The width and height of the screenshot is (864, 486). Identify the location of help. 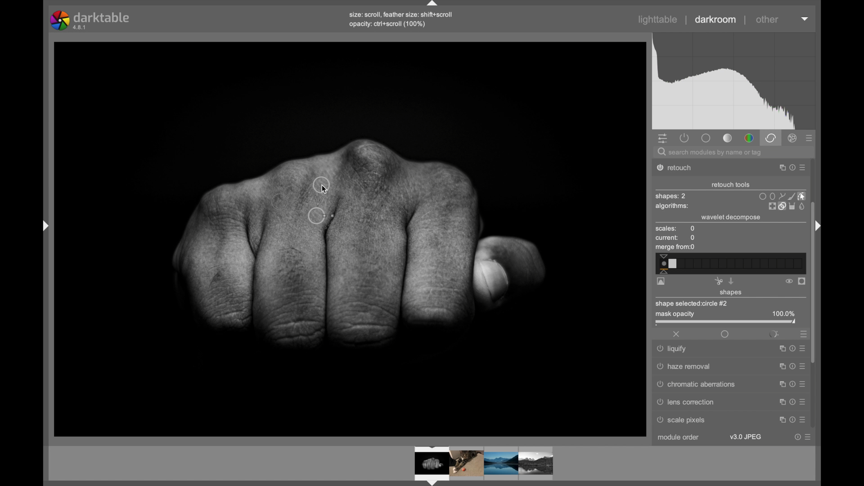
(791, 348).